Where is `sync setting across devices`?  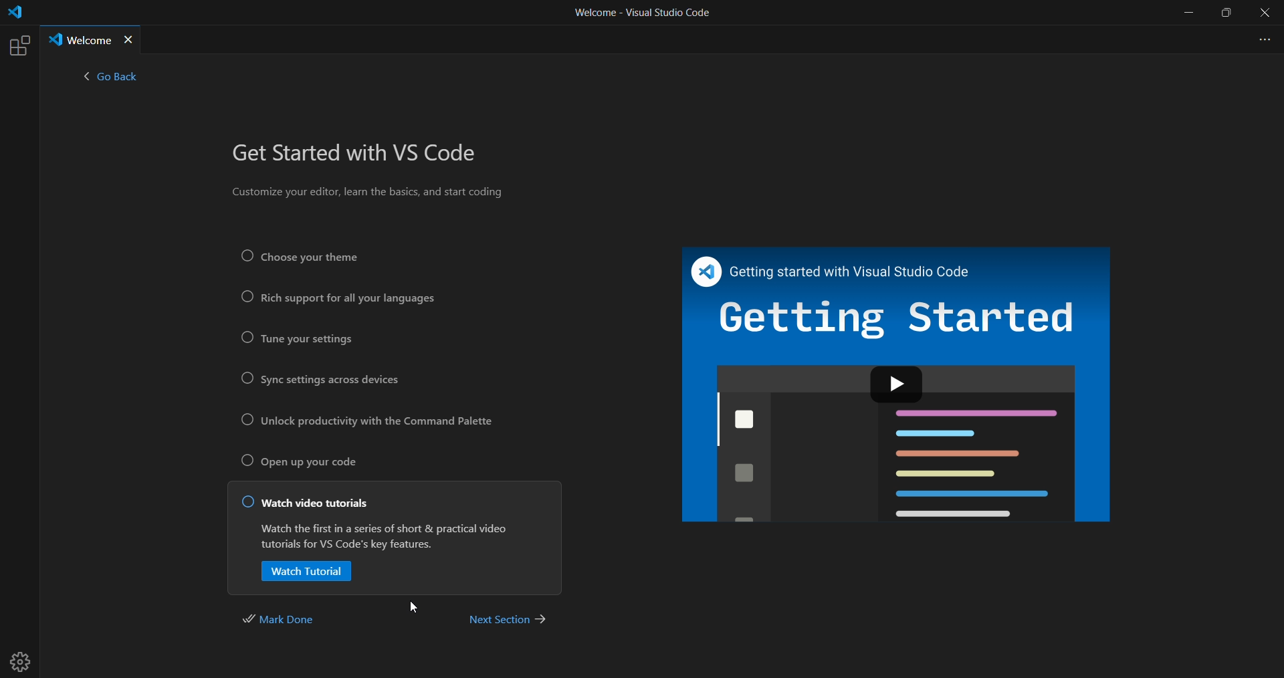
sync setting across devices is located at coordinates (332, 381).